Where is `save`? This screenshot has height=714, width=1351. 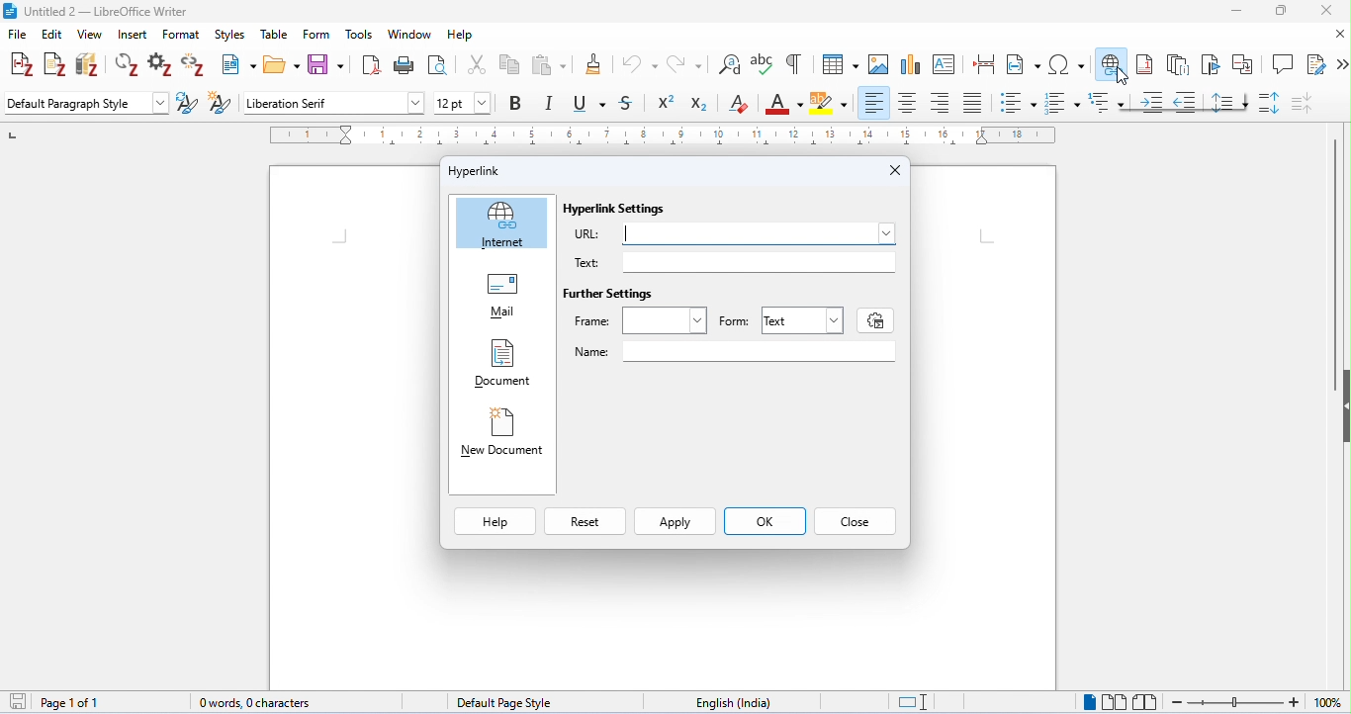
save is located at coordinates (21, 702).